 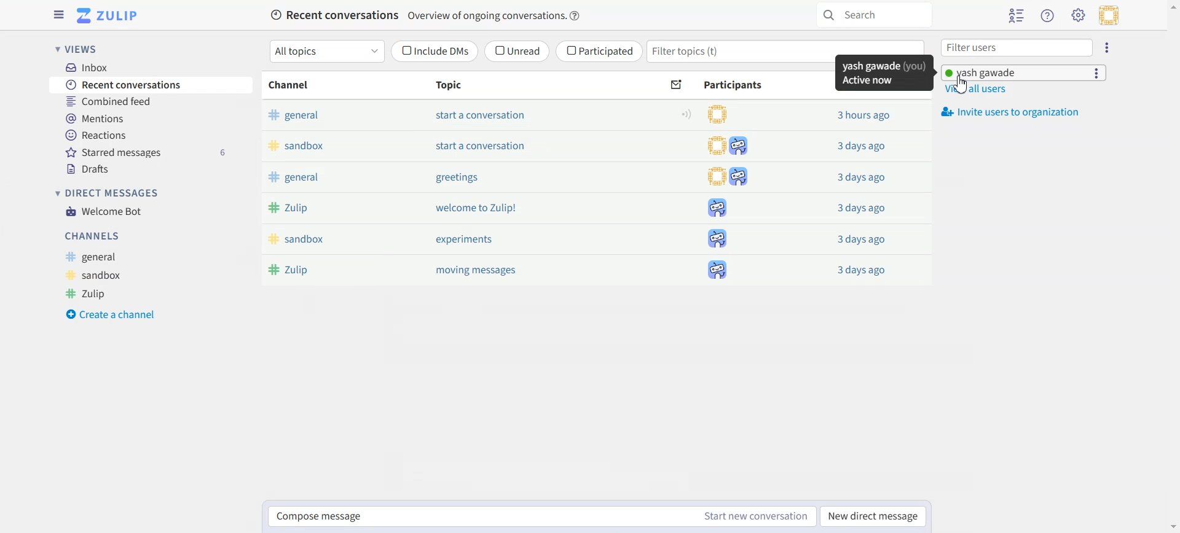 What do you see at coordinates (112, 16) in the screenshot?
I see `Go to Home View` at bounding box center [112, 16].